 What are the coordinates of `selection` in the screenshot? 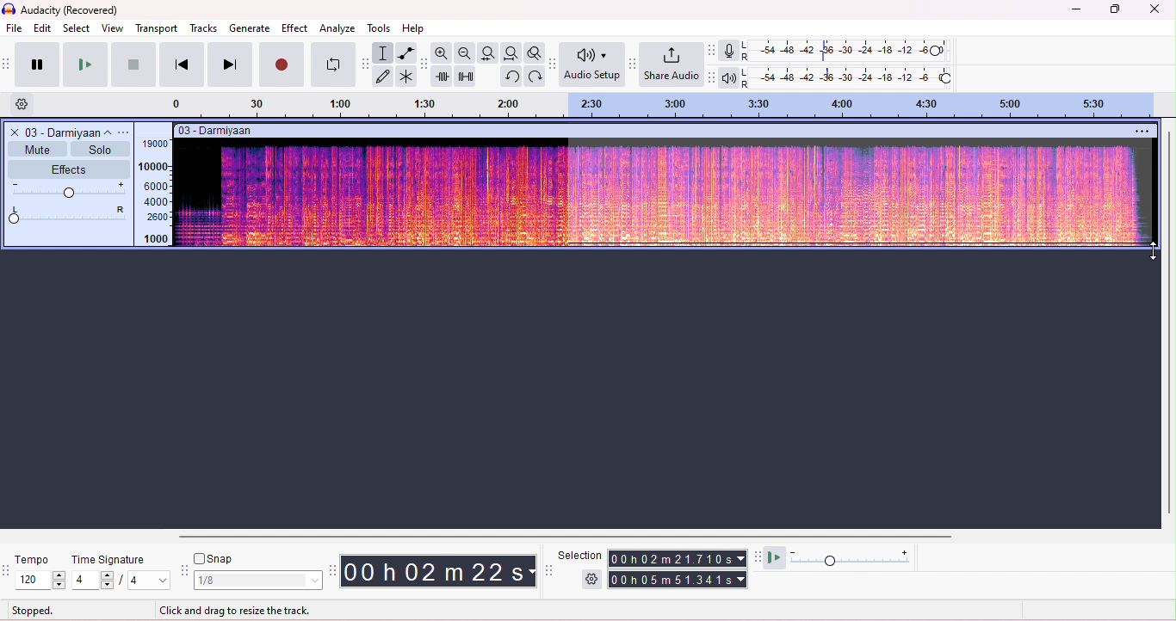 It's located at (384, 52).